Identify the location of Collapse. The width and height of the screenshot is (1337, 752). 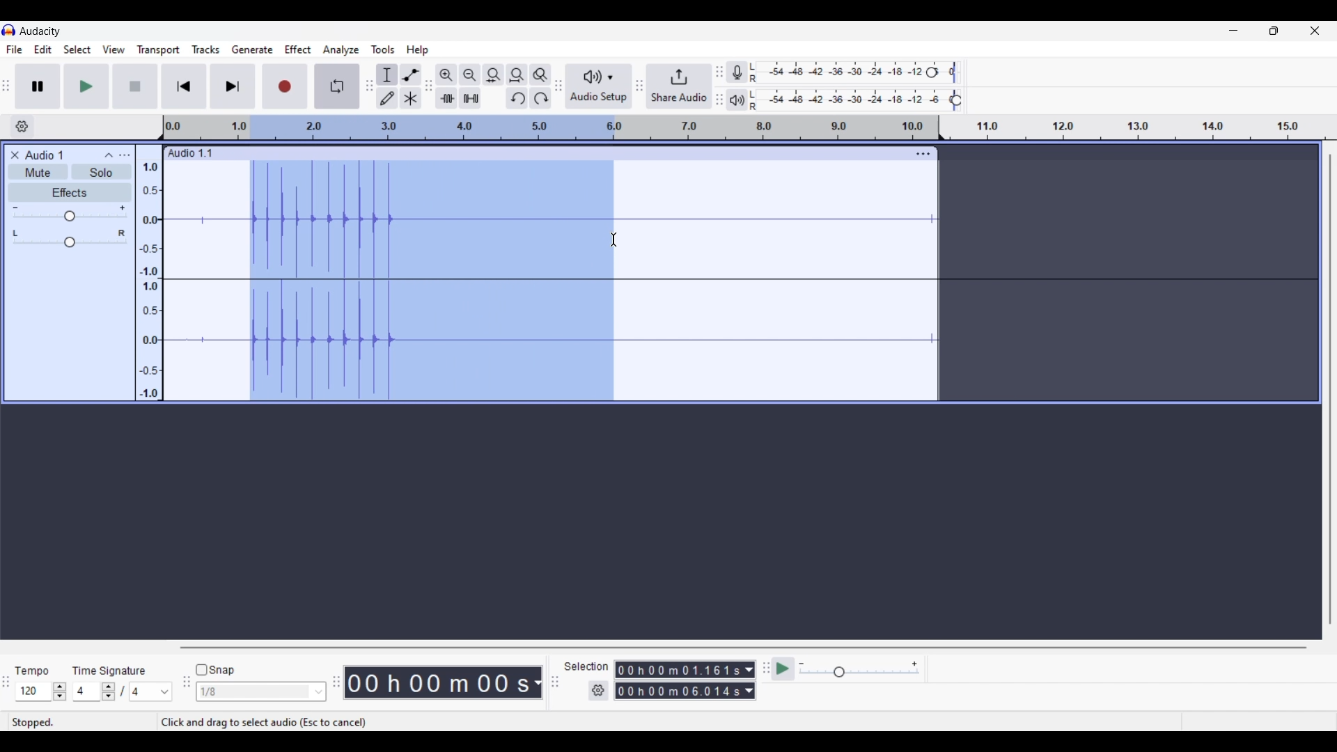
(108, 155).